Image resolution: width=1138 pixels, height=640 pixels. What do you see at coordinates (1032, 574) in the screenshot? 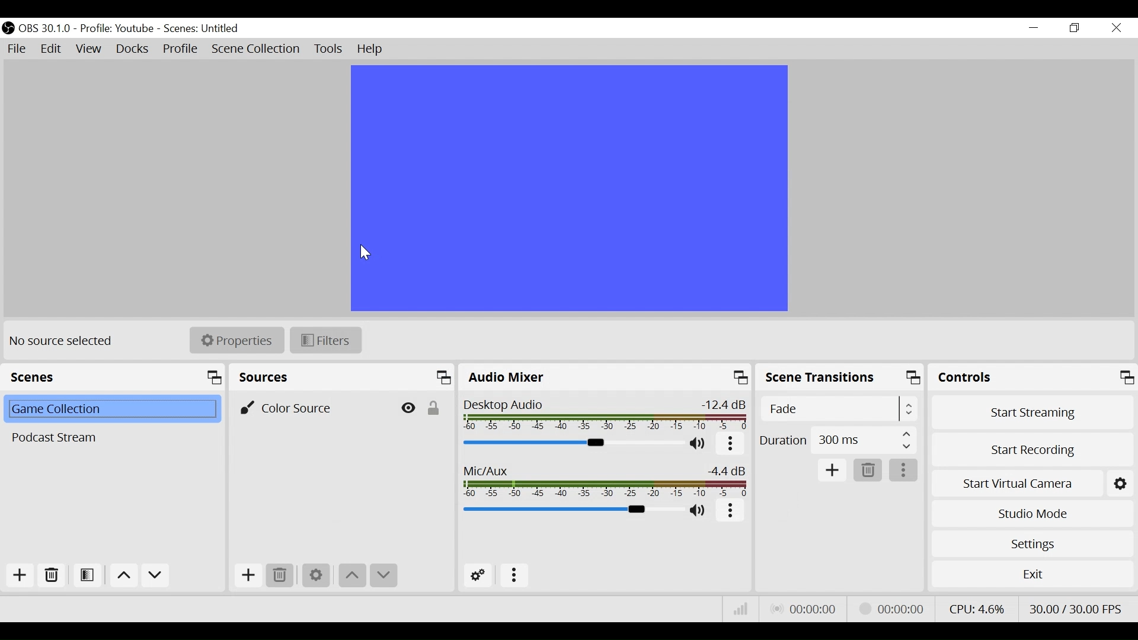
I see `Exit` at bounding box center [1032, 574].